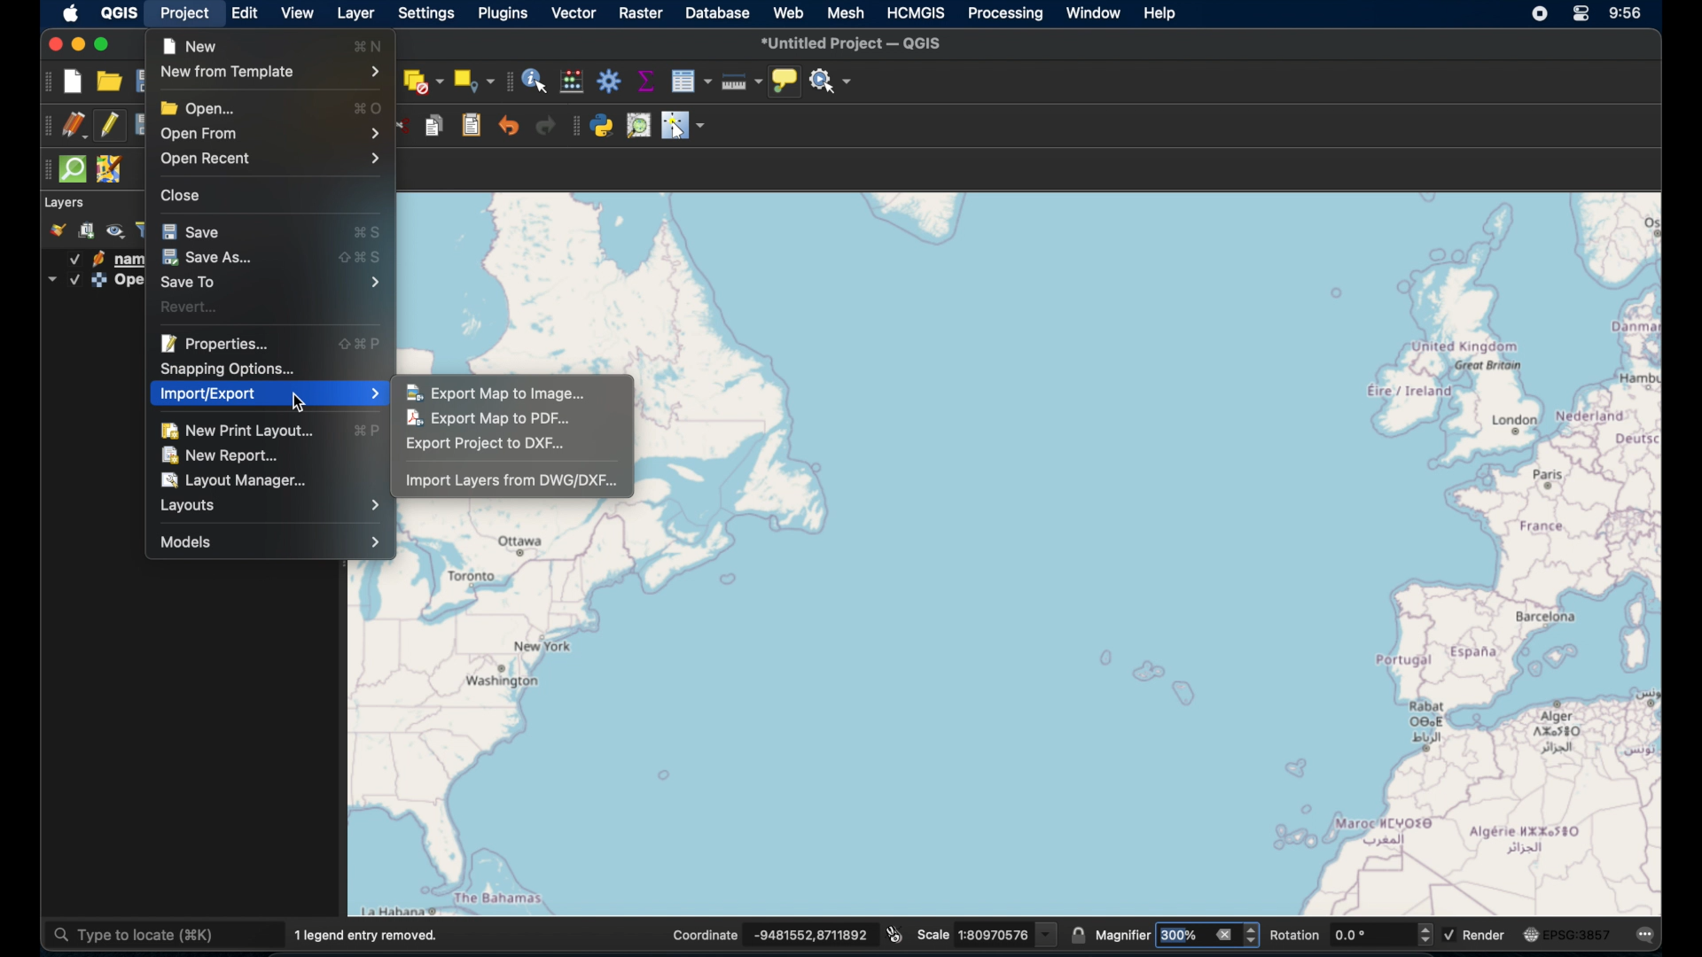  Describe the element at coordinates (422, 82) in the screenshot. I see `deselect features` at that location.